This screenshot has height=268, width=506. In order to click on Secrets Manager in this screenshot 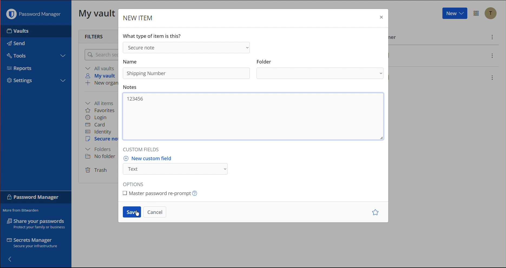, I will do `click(31, 243)`.